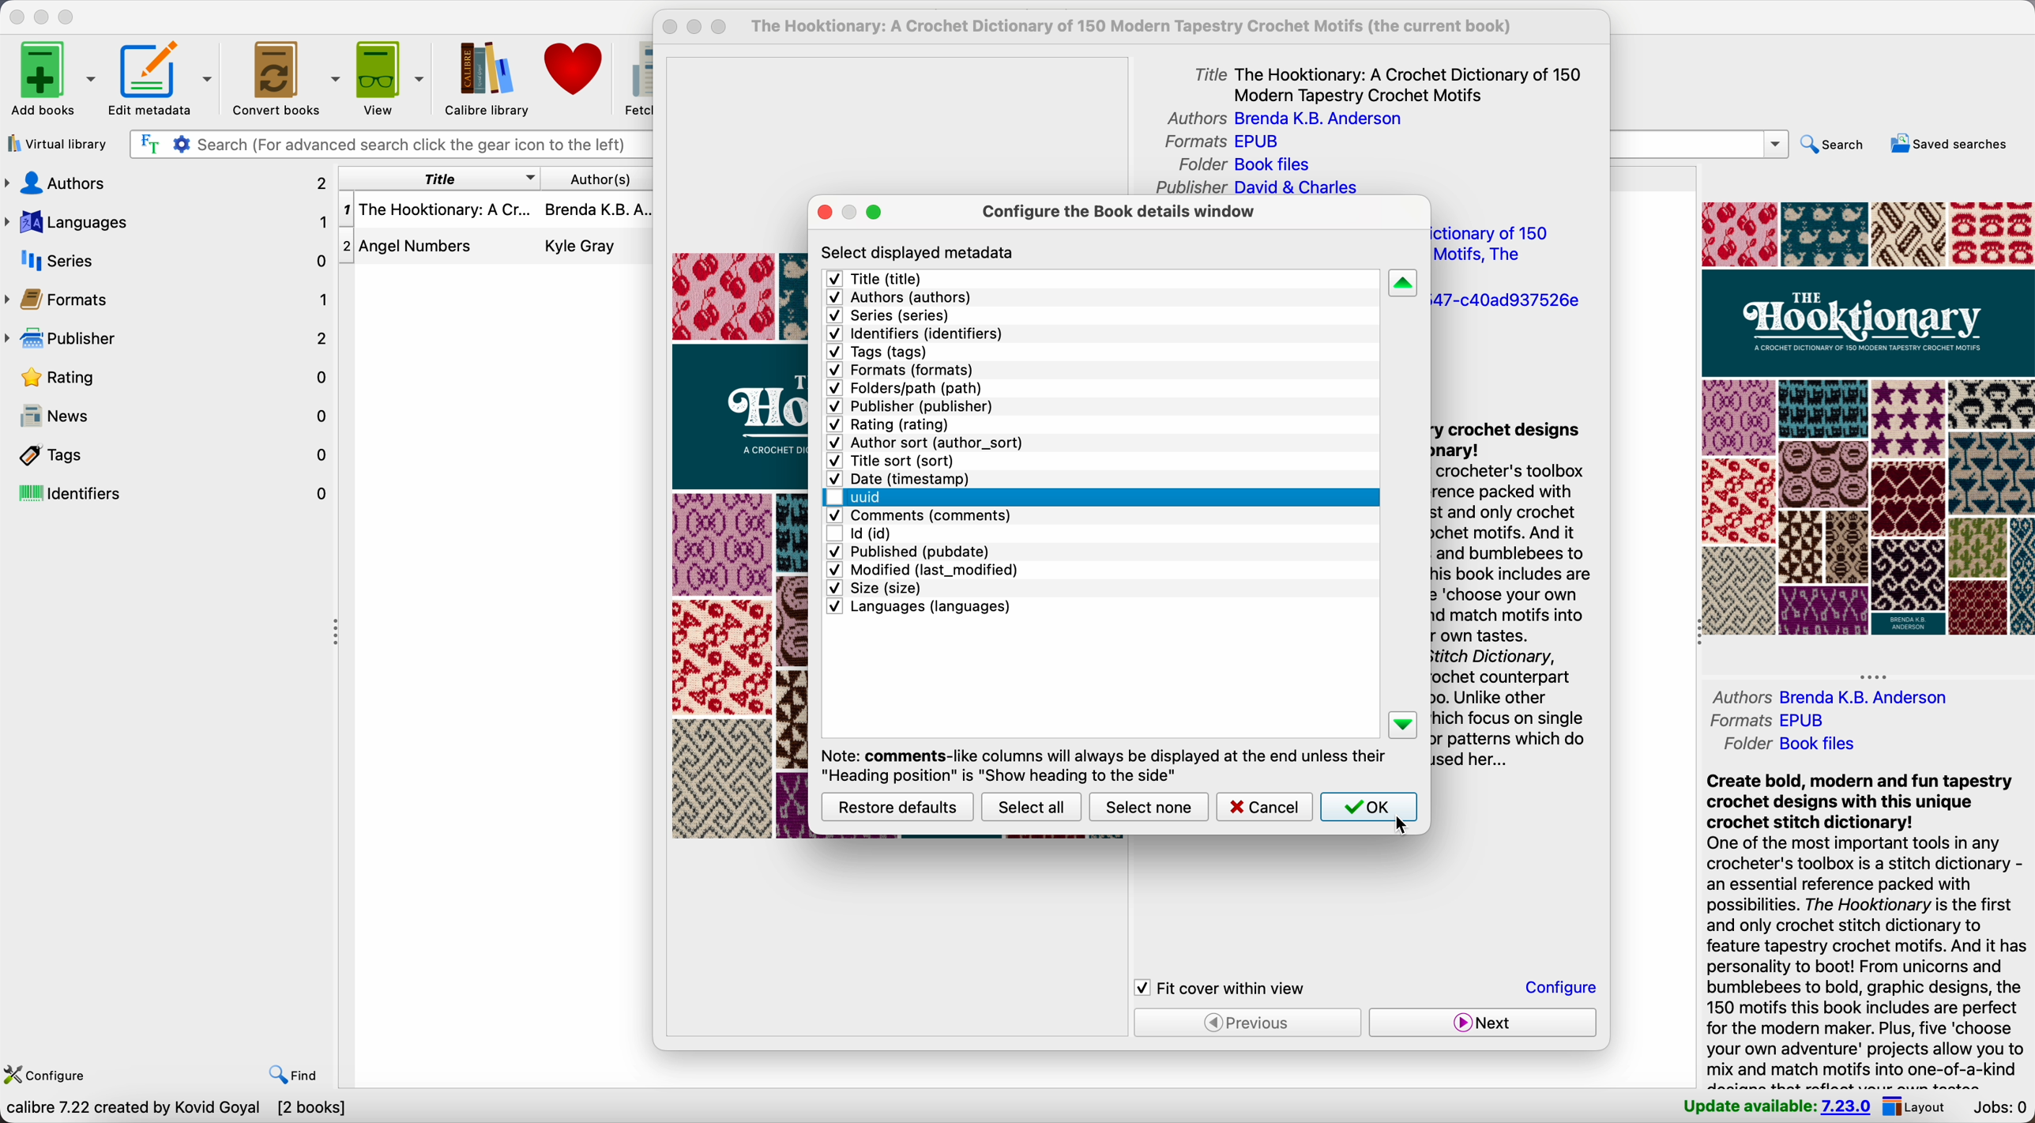  I want to click on book cover preview, so click(1866, 417).